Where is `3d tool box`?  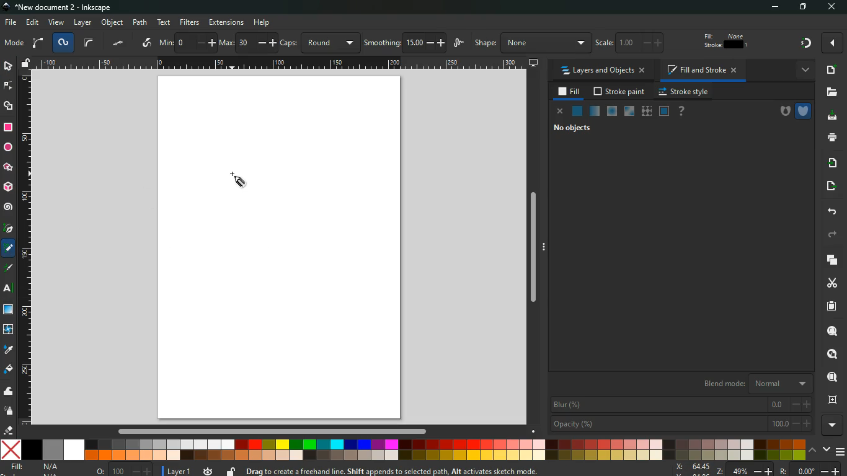 3d tool box is located at coordinates (7, 186).